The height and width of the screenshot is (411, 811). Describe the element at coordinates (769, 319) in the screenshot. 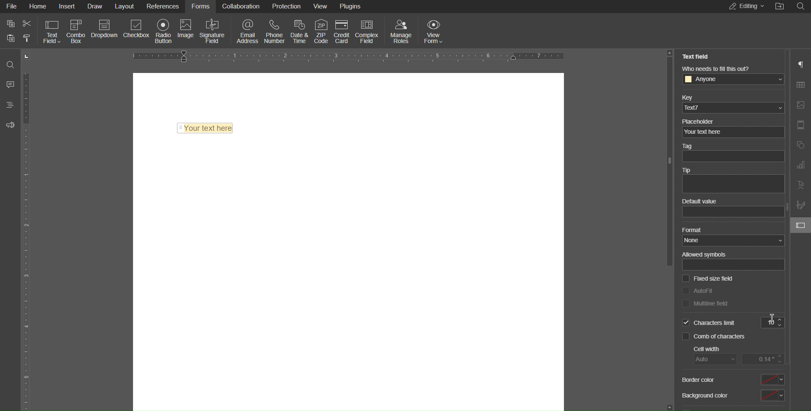

I see `cursor` at that location.